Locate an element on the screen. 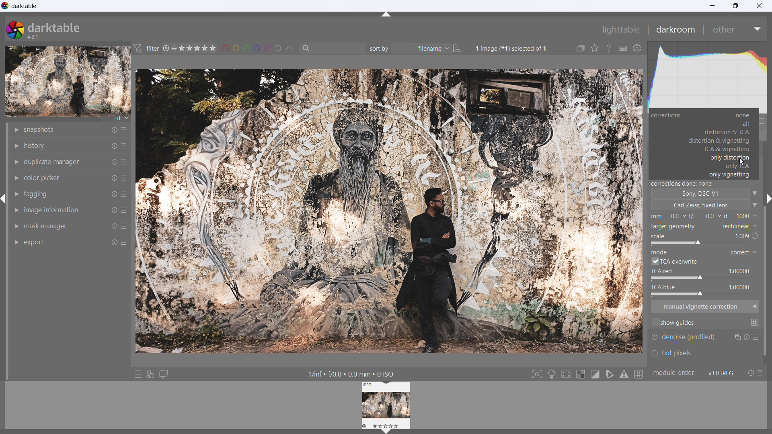 The width and height of the screenshot is (772, 434). mask manager is located at coordinates (46, 226).